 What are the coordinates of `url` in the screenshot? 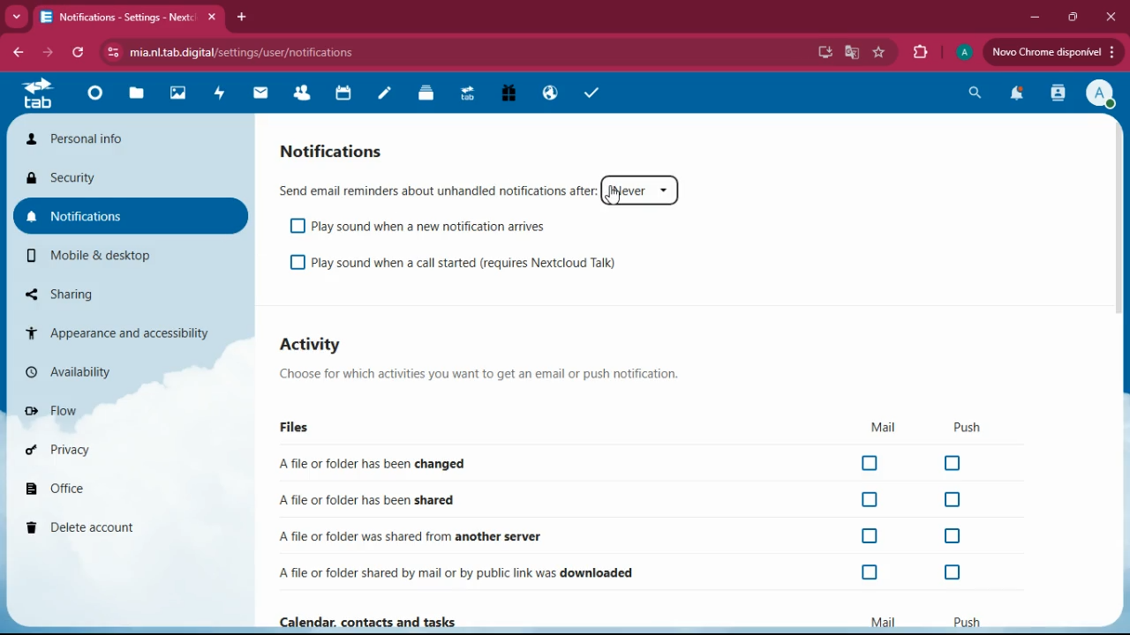 It's located at (233, 50).